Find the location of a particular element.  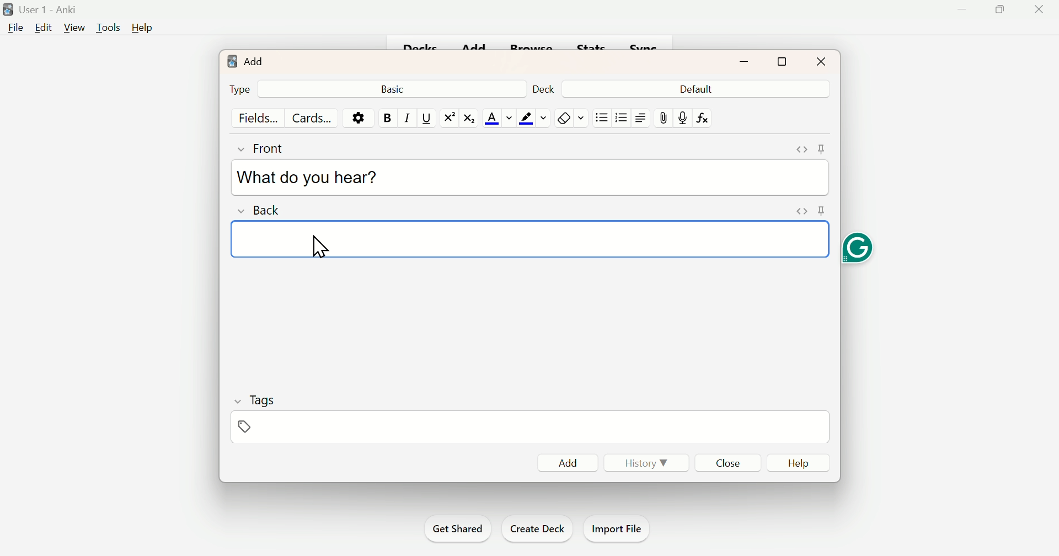

Deck is located at coordinates (542, 90).